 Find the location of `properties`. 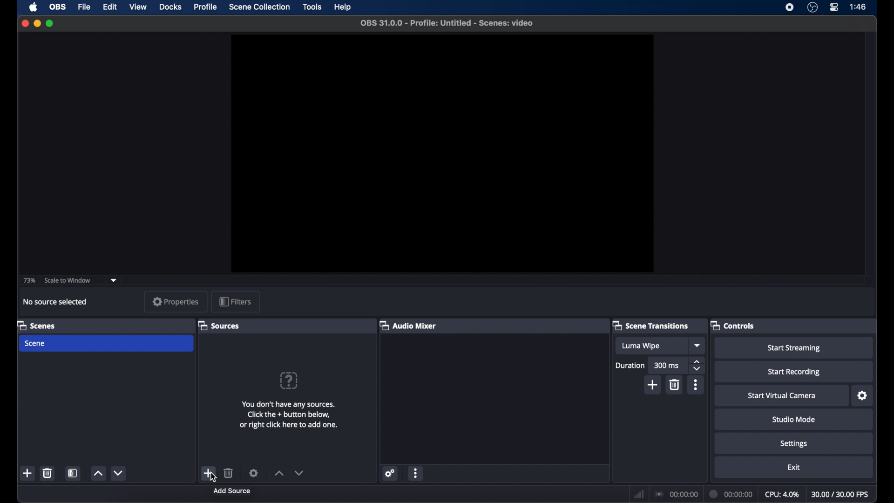

properties is located at coordinates (176, 301).